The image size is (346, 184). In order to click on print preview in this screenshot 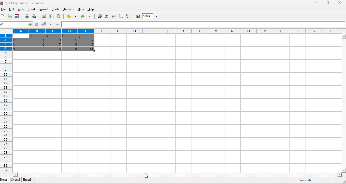, I will do `click(34, 17)`.